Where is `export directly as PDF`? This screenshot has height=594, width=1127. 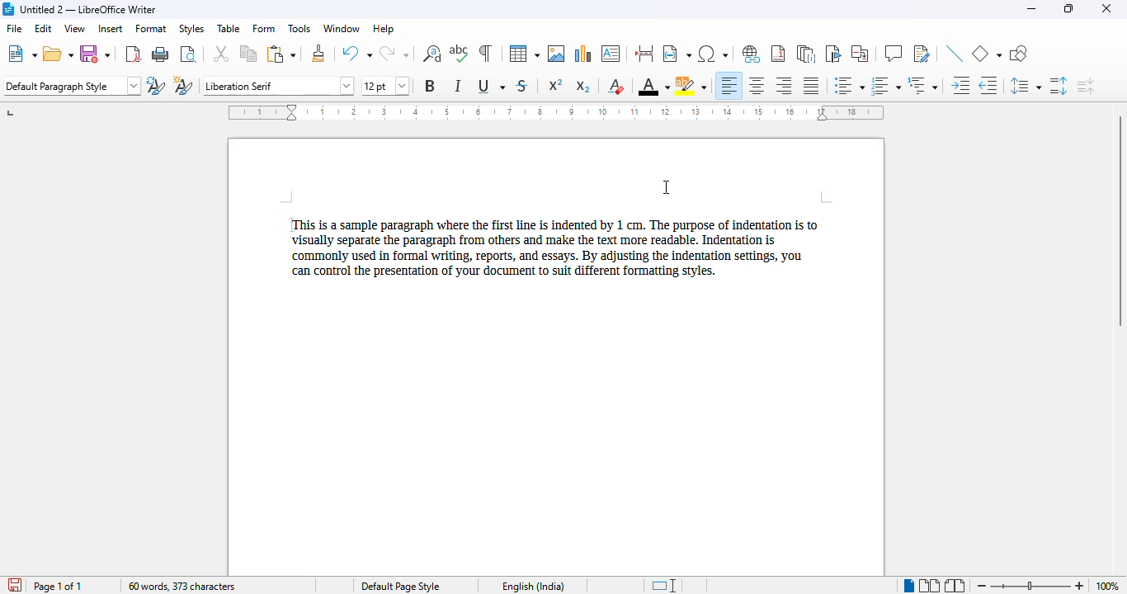
export directly as PDF is located at coordinates (134, 54).